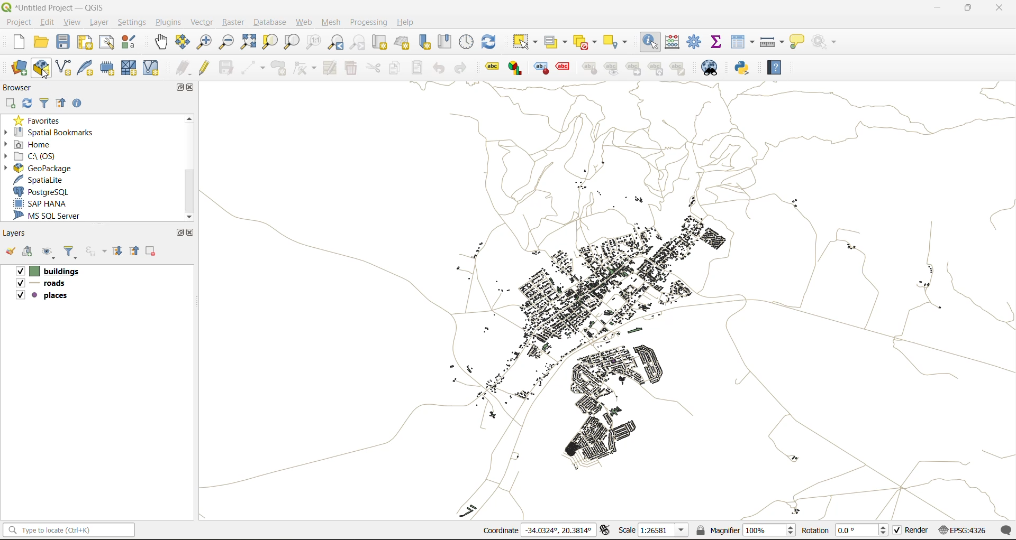 Image resolution: width=1016 pixels, height=540 pixels. Describe the element at coordinates (80, 103) in the screenshot. I see `enable properties` at that location.